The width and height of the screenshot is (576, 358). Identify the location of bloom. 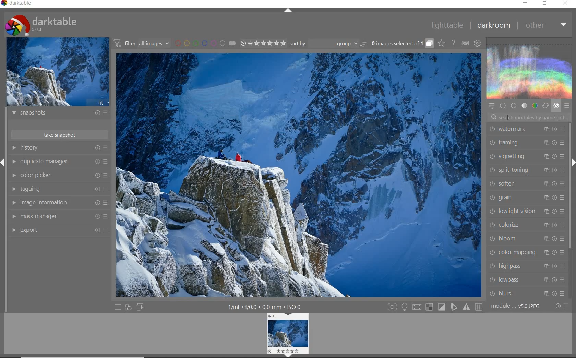
(526, 238).